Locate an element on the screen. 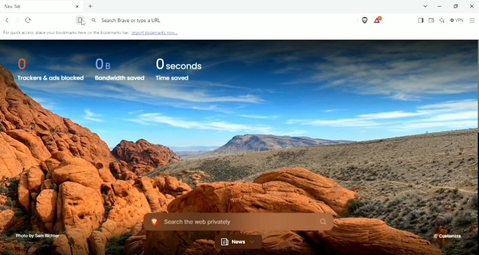 This screenshot has width=479, height=255. 0 Trackers & ads blocked is located at coordinates (46, 68).